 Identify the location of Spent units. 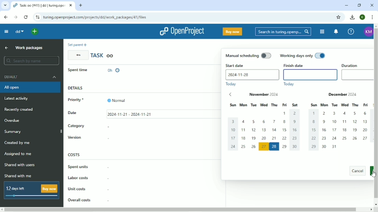
(78, 167).